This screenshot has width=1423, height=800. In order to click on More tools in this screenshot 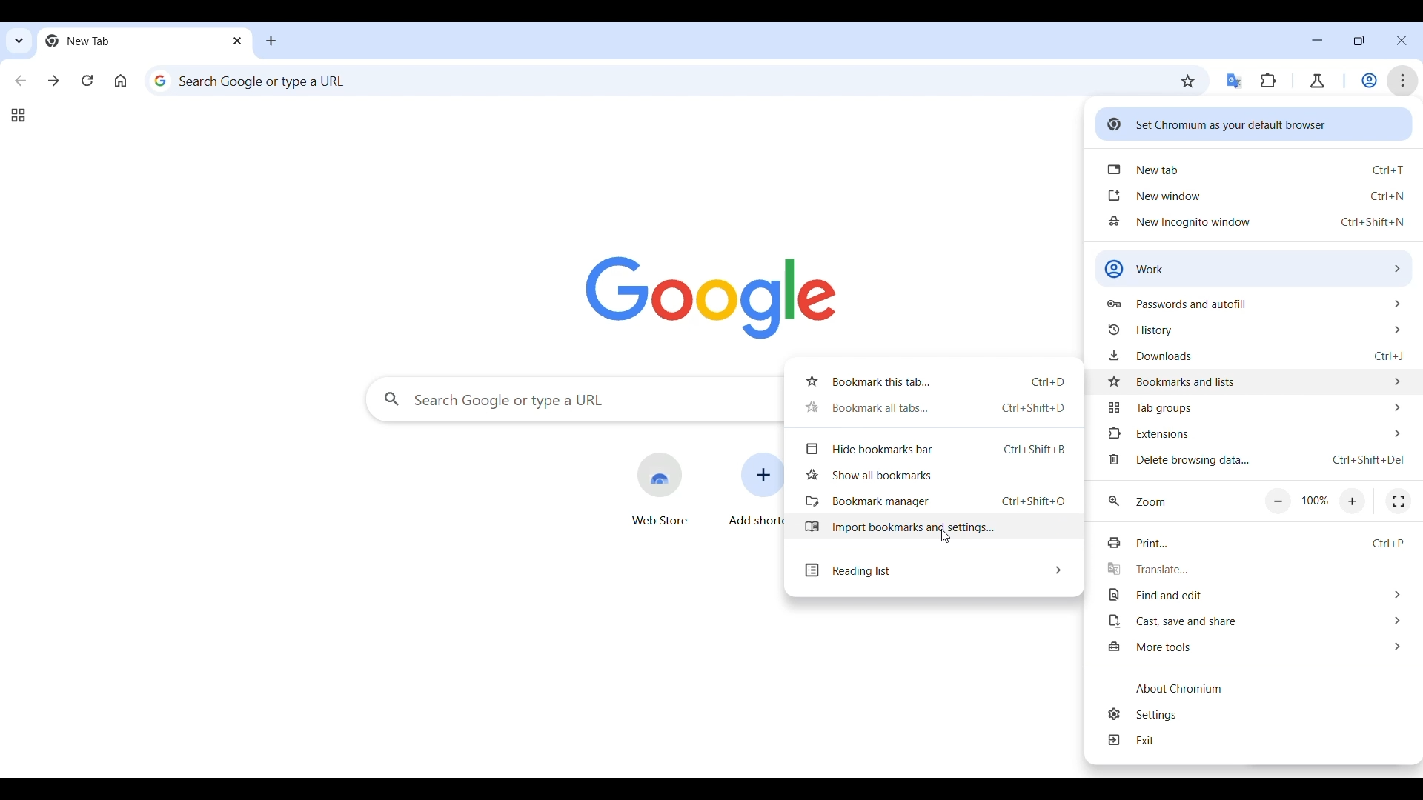, I will do `click(1256, 647)`.